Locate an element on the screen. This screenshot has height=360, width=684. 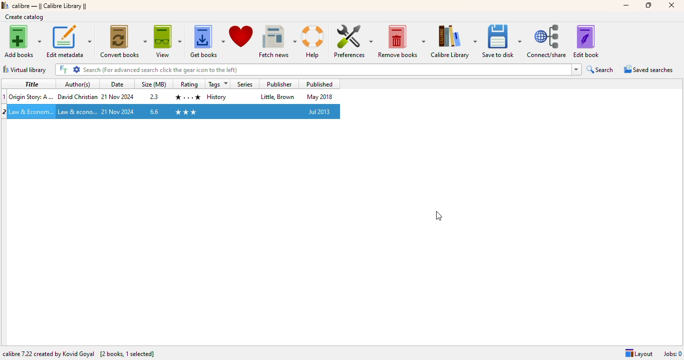
2.3 mbs is located at coordinates (155, 96).